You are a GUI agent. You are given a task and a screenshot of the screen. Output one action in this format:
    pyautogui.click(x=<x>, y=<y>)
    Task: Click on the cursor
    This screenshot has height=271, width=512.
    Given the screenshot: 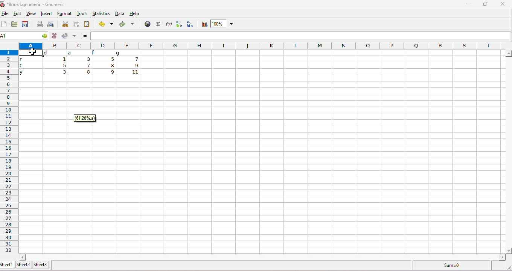 What is the action you would take?
    pyautogui.click(x=33, y=52)
    